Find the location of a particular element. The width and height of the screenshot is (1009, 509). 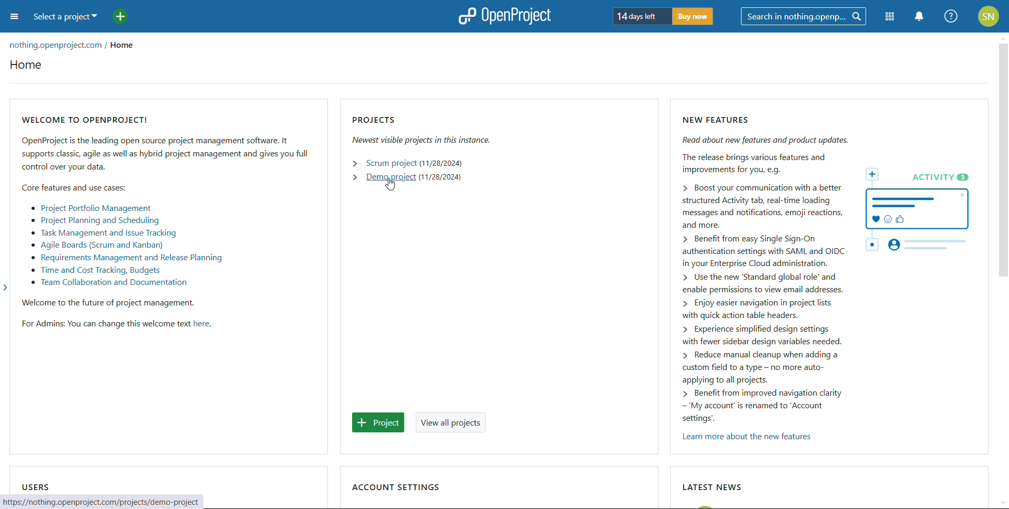

module is located at coordinates (889, 17).